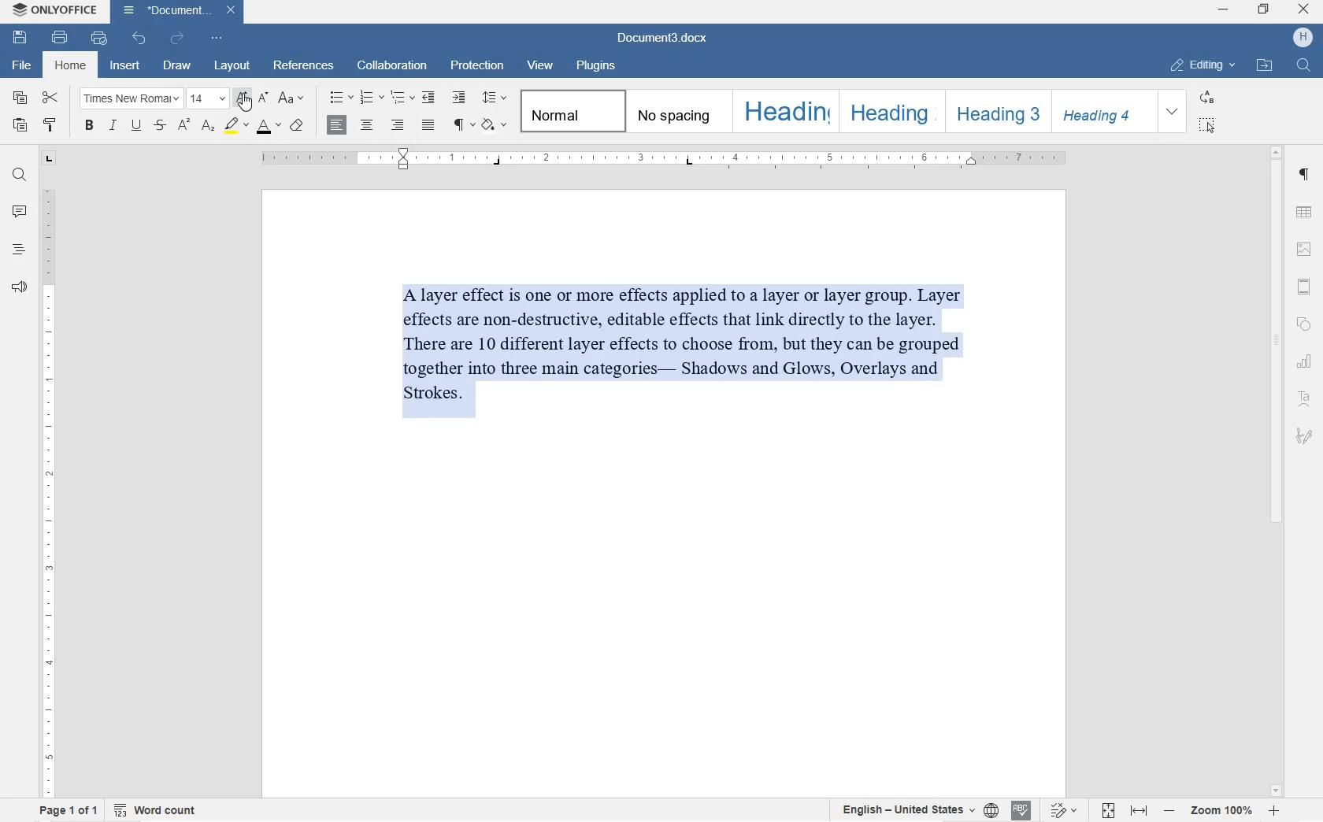 This screenshot has width=1323, height=822. Describe the element at coordinates (293, 98) in the screenshot. I see `change case` at that location.